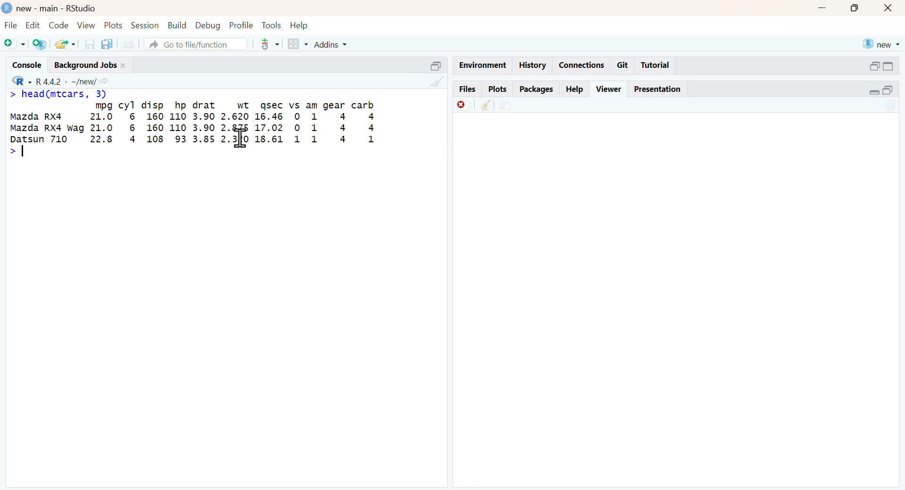  Describe the element at coordinates (38, 44) in the screenshot. I see `Create new project` at that location.